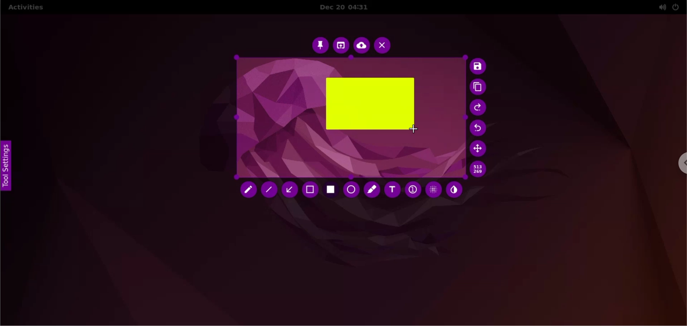 This screenshot has height=326, width=687. What do you see at coordinates (660, 7) in the screenshot?
I see `sound setting options` at bounding box center [660, 7].